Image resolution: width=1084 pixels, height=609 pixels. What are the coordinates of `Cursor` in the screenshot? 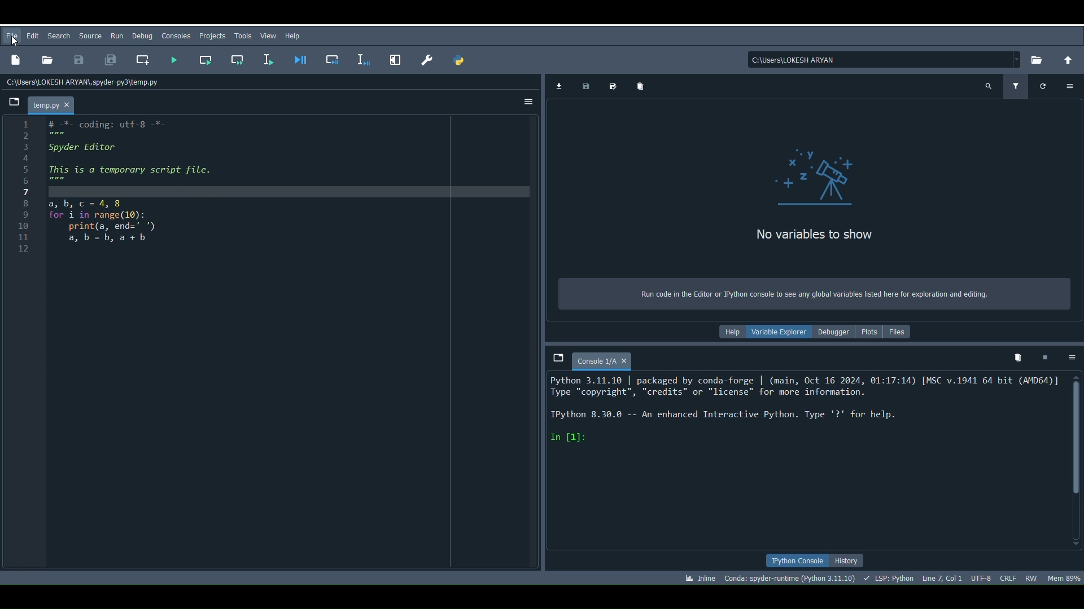 It's located at (14, 42).